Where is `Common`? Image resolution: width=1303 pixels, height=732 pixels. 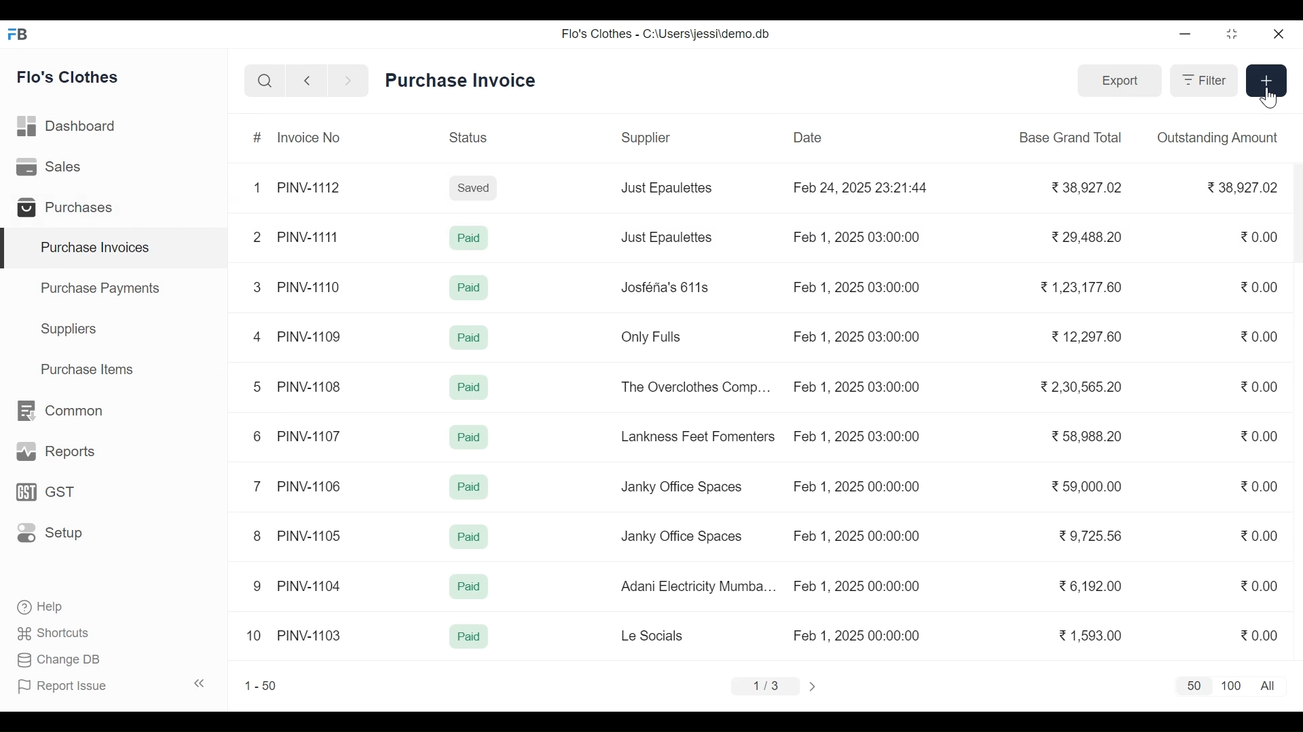
Common is located at coordinates (62, 410).